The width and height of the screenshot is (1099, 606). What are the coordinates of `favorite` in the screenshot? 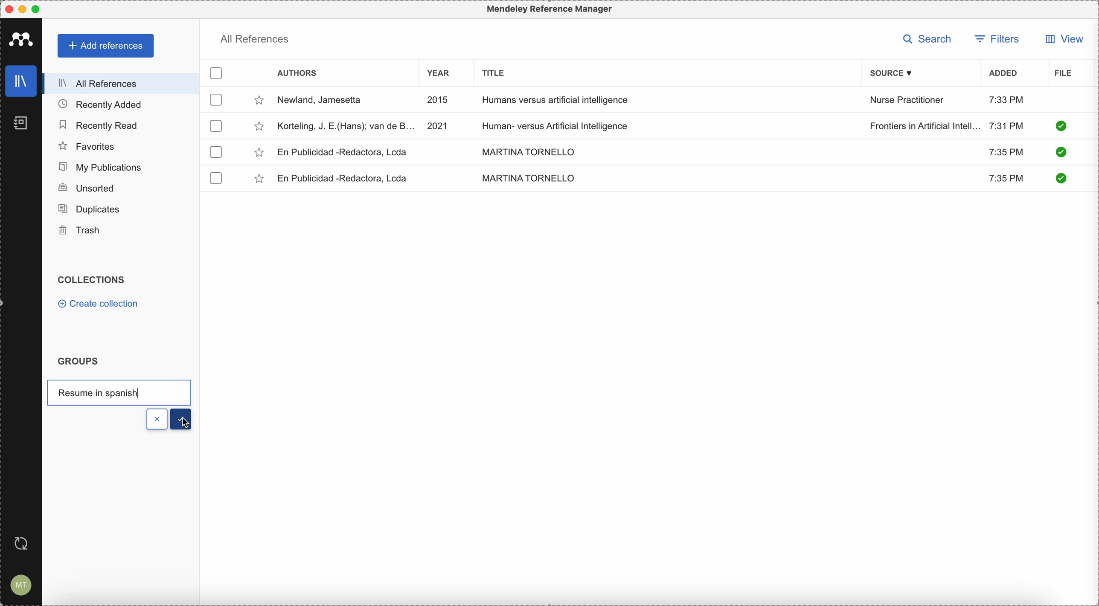 It's located at (259, 153).